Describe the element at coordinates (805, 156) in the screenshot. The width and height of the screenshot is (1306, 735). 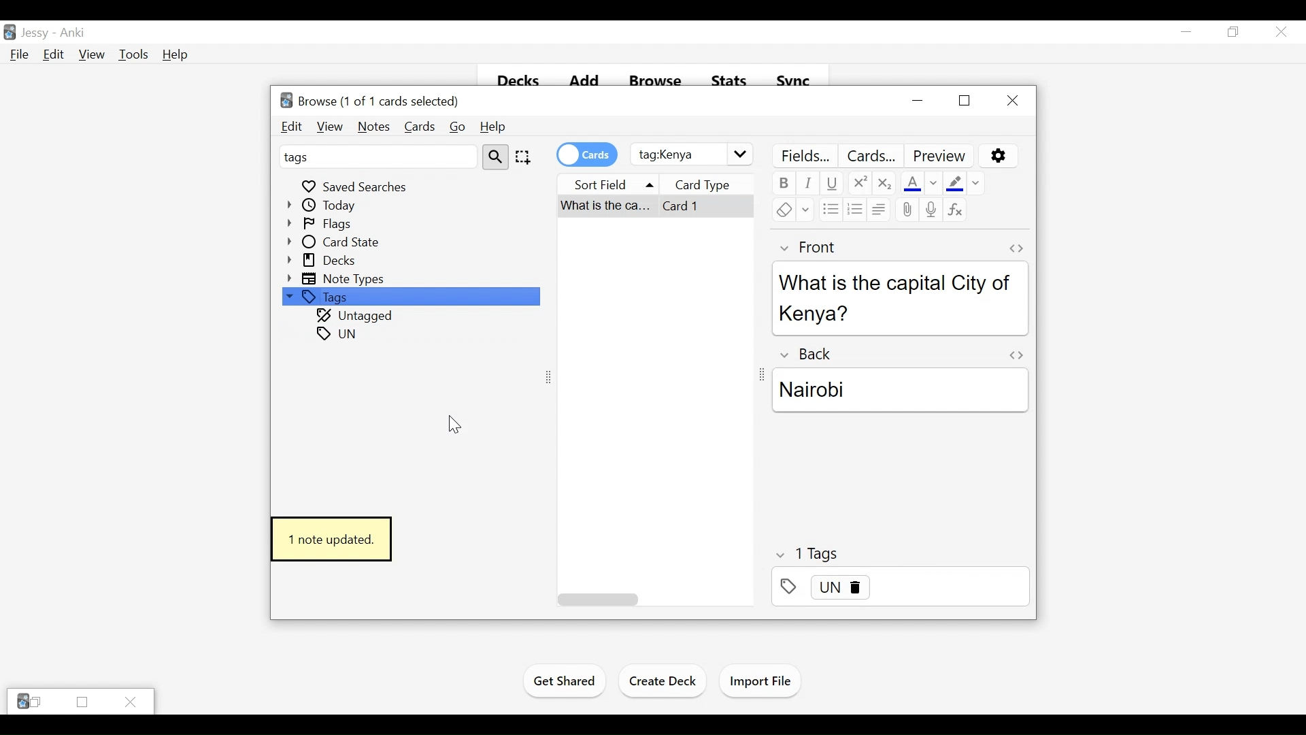
I see `Customize Field` at that location.